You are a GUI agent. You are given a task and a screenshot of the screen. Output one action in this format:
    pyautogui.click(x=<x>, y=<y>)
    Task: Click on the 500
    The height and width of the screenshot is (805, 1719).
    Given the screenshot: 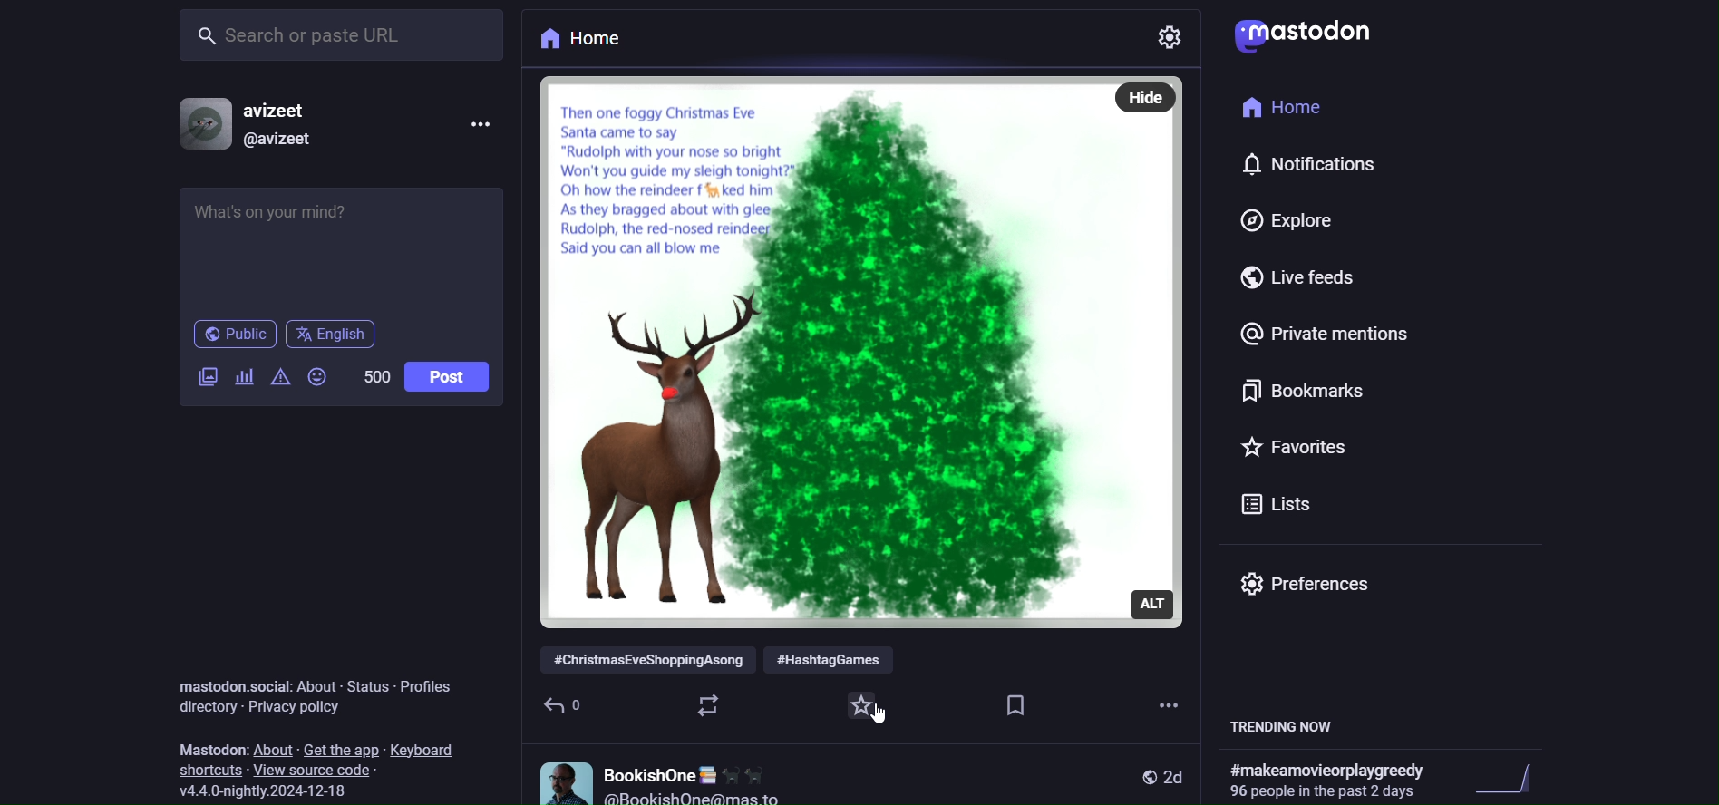 What is the action you would take?
    pyautogui.click(x=371, y=375)
    